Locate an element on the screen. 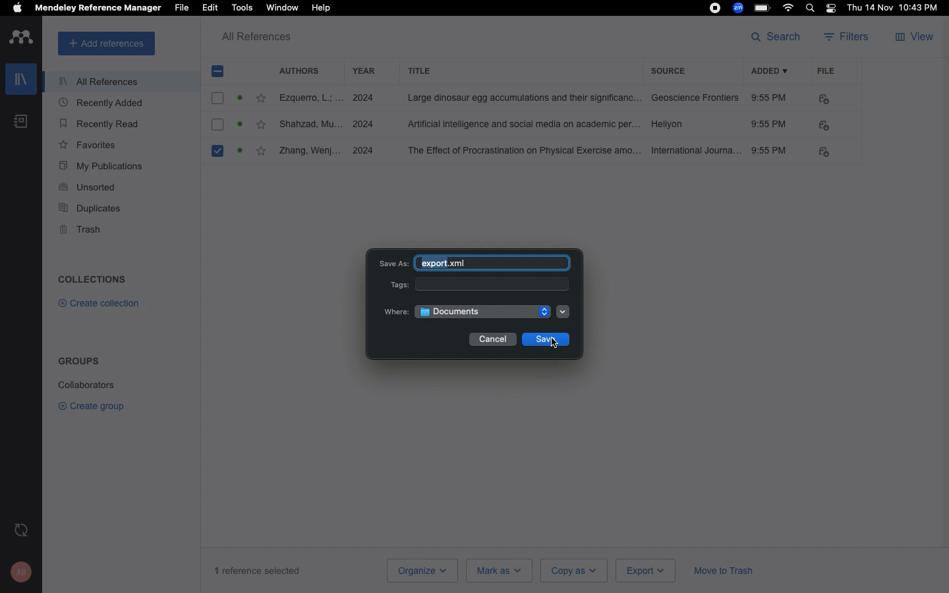  Organize is located at coordinates (421, 571).